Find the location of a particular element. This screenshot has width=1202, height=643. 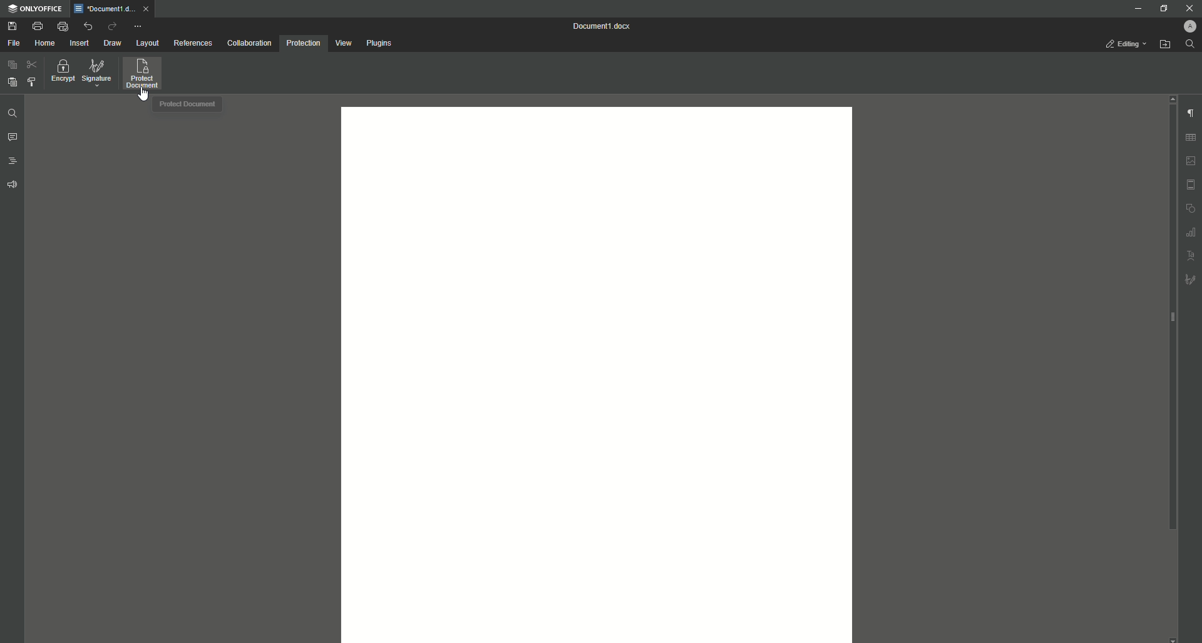

Comment is located at coordinates (13, 138).